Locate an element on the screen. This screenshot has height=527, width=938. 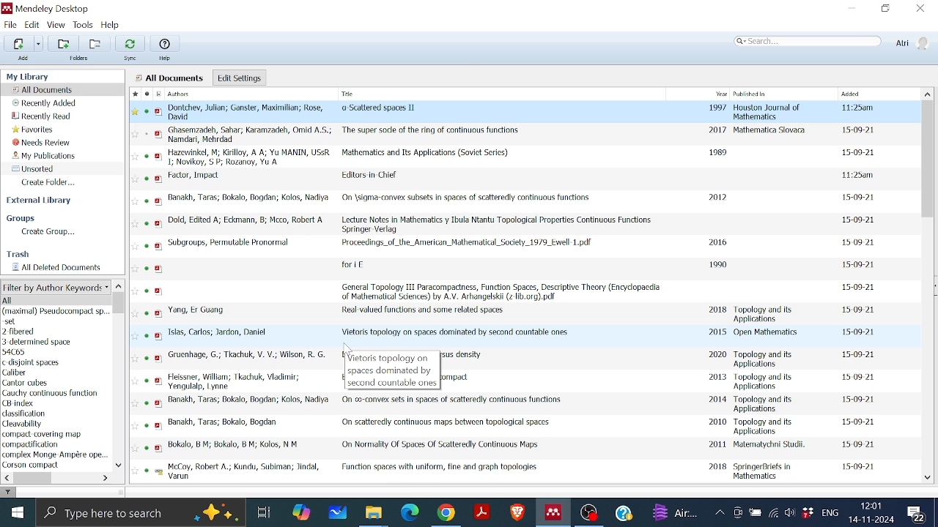
read status is located at coordinates (147, 291).